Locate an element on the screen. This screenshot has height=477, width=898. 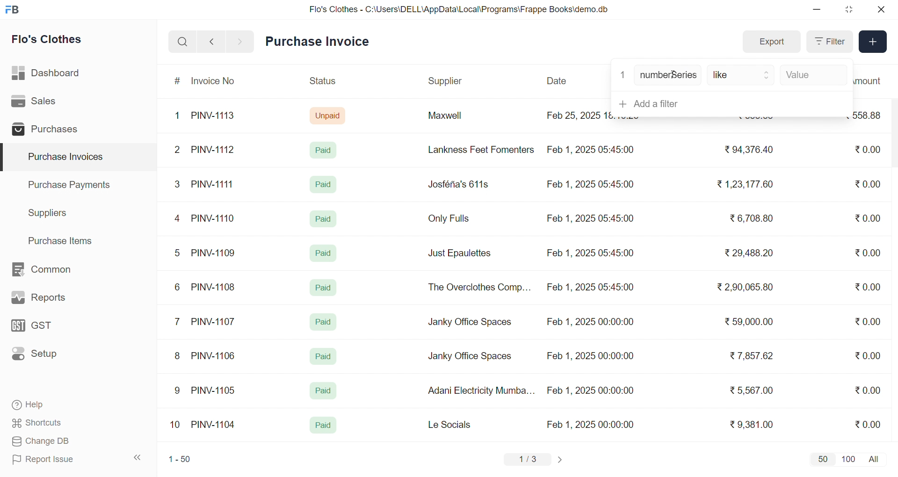
Unpaid is located at coordinates (329, 115).